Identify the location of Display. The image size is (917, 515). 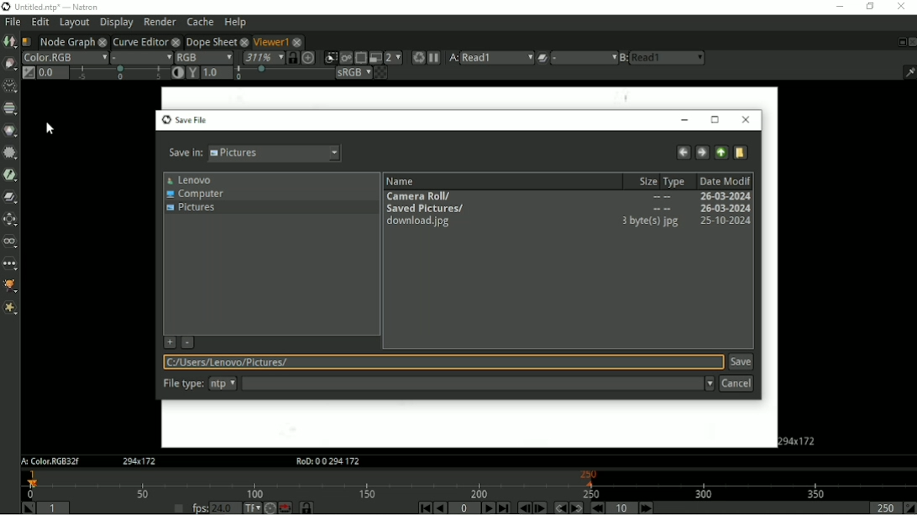
(117, 23).